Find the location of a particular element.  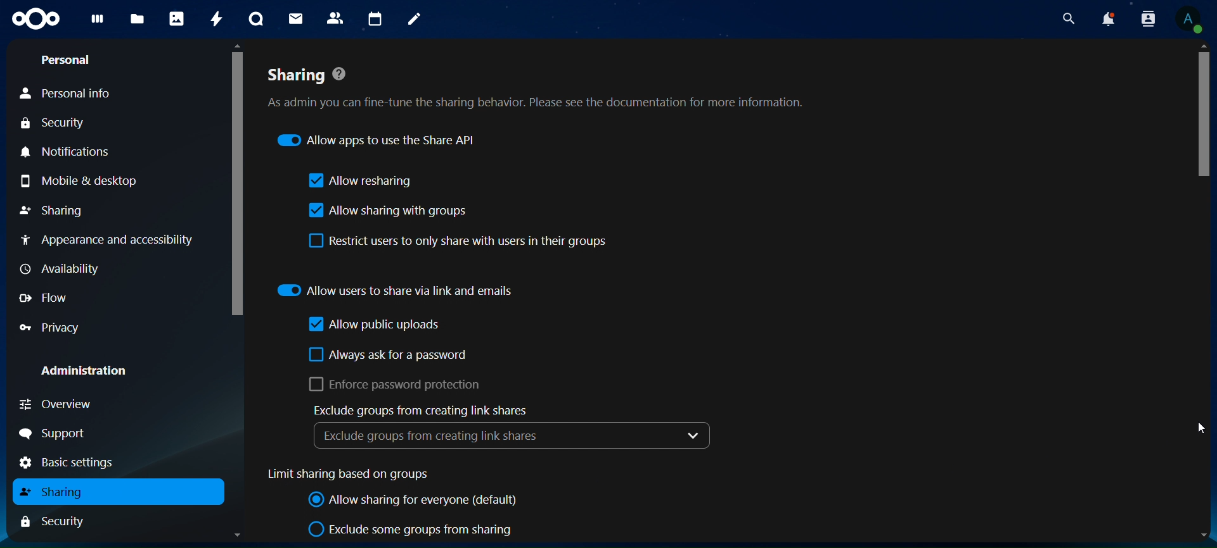

Scrollbar is located at coordinates (1204, 292).